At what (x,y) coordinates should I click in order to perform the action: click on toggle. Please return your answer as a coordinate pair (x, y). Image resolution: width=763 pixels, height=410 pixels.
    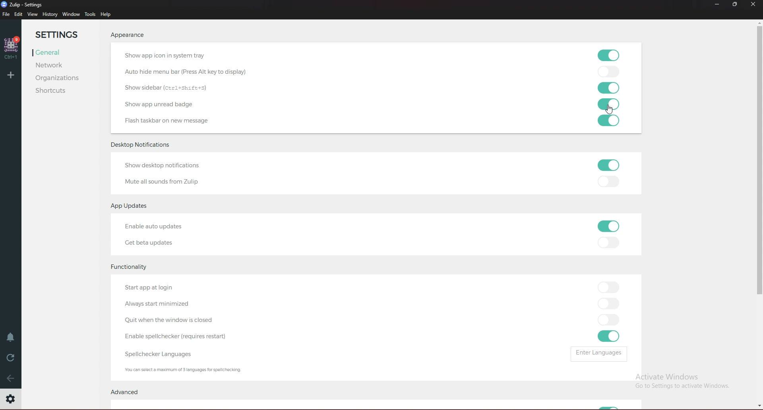
    Looking at the image, I should click on (610, 55).